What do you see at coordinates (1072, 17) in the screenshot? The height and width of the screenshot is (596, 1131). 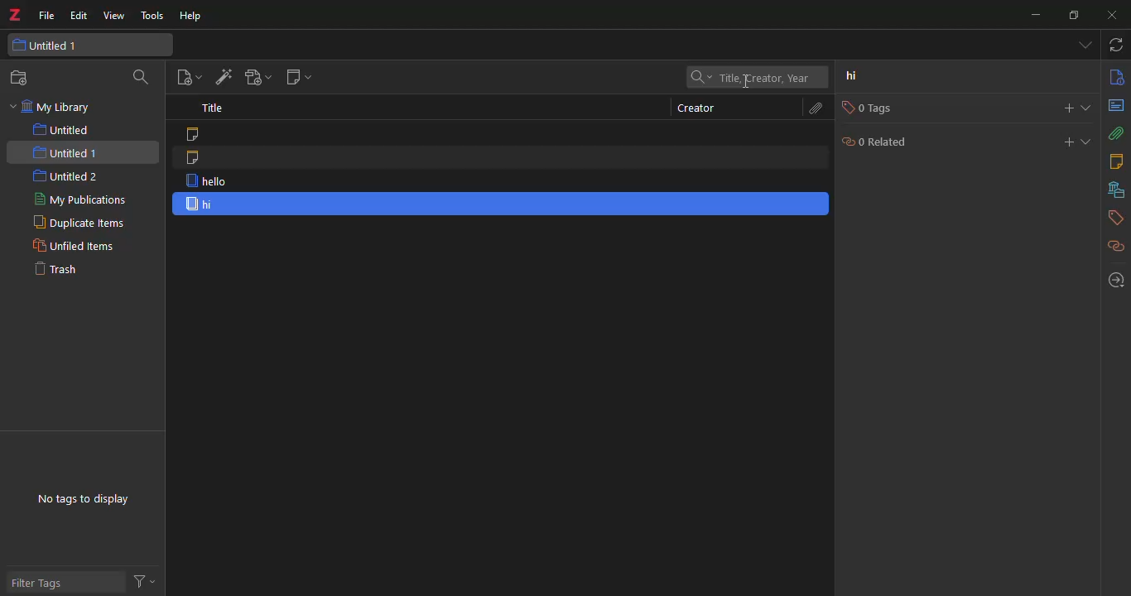 I see `maximize` at bounding box center [1072, 17].